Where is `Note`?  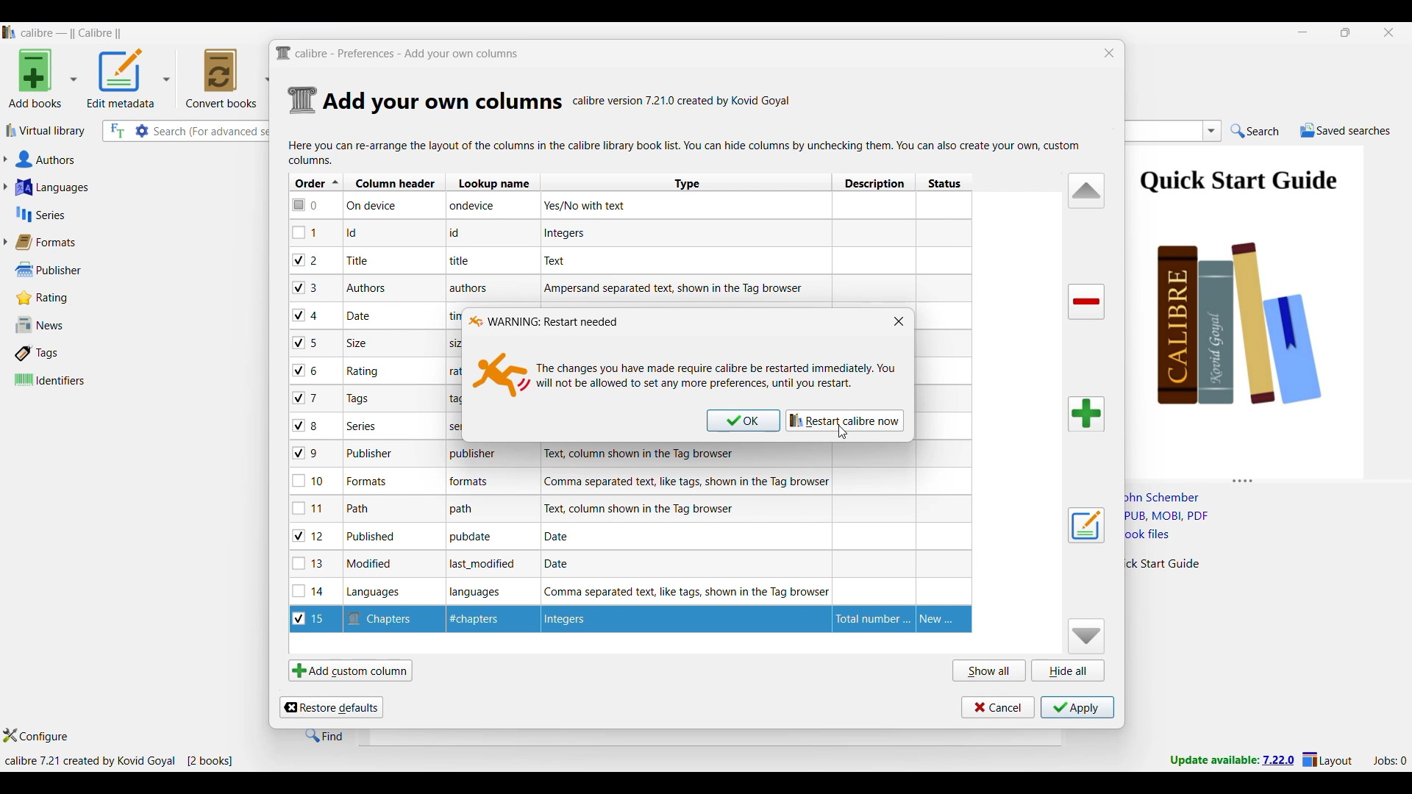 Note is located at coordinates (381, 593).